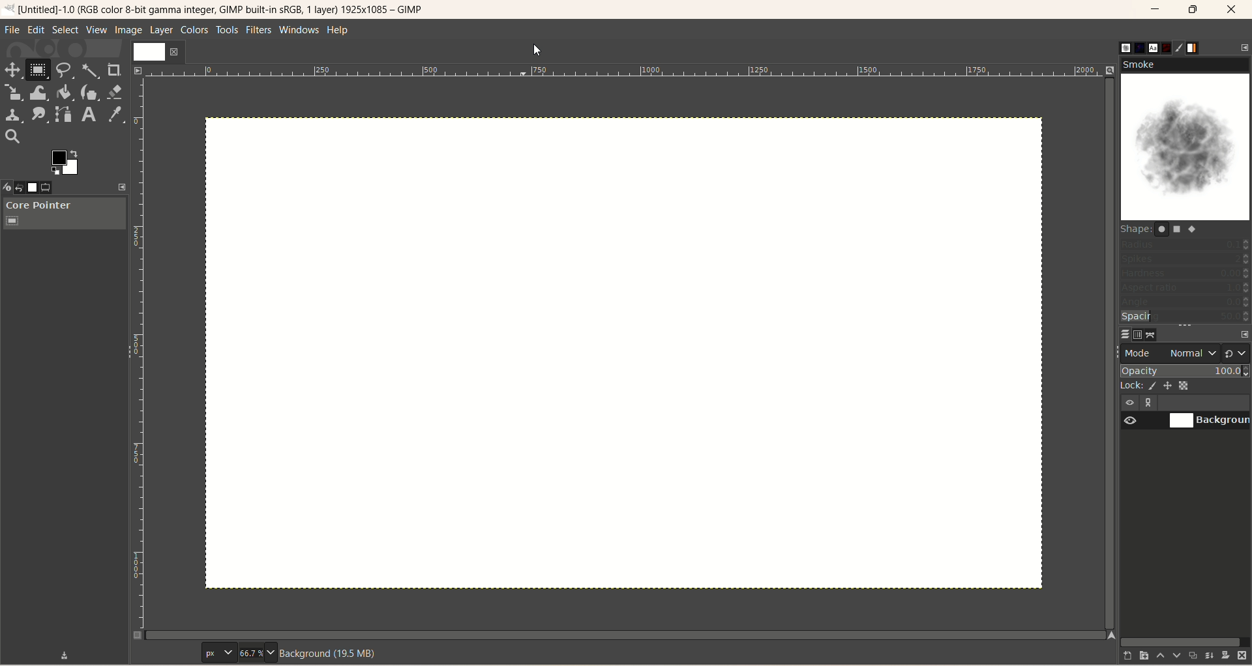  What do you see at coordinates (1241, 332) in the screenshot?
I see `configure this tab` at bounding box center [1241, 332].